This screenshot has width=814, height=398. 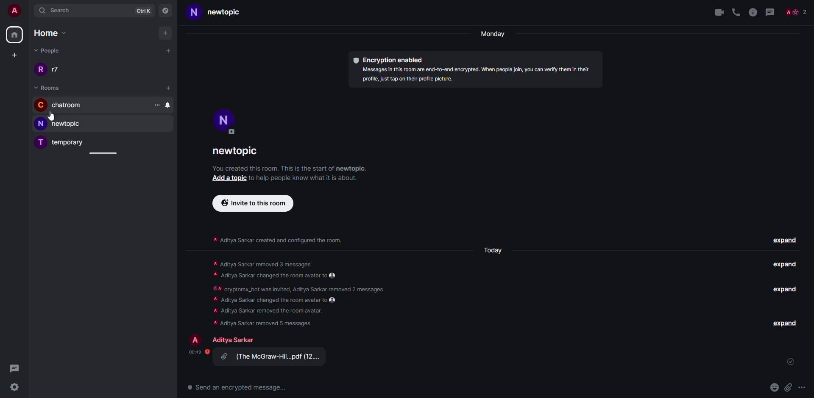 What do you see at coordinates (57, 10) in the screenshot?
I see `search` at bounding box center [57, 10].